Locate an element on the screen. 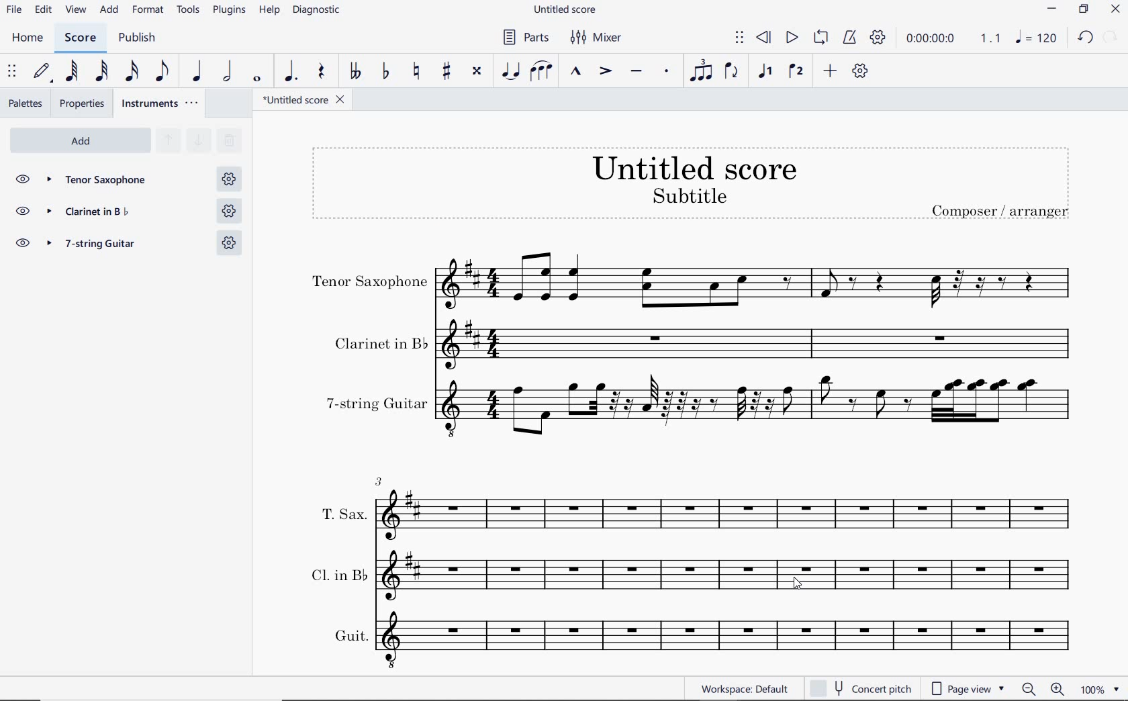 This screenshot has height=701, width=1128. INSTRUMENT: 7-STRING GUITAR is located at coordinates (691, 406).